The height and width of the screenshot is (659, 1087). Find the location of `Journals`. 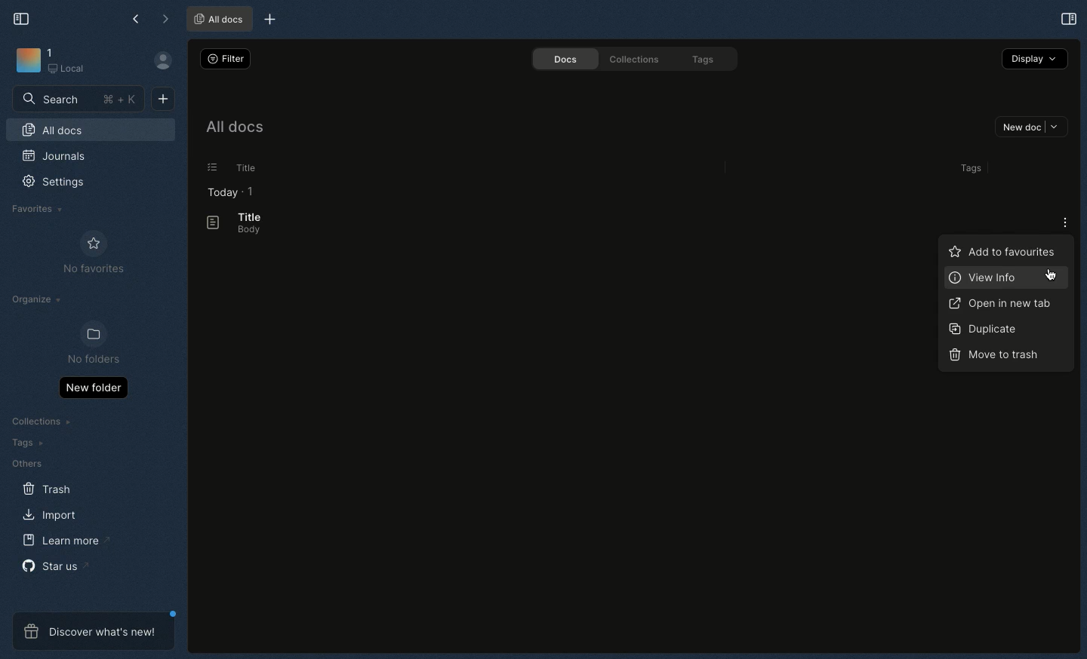

Journals is located at coordinates (55, 158).